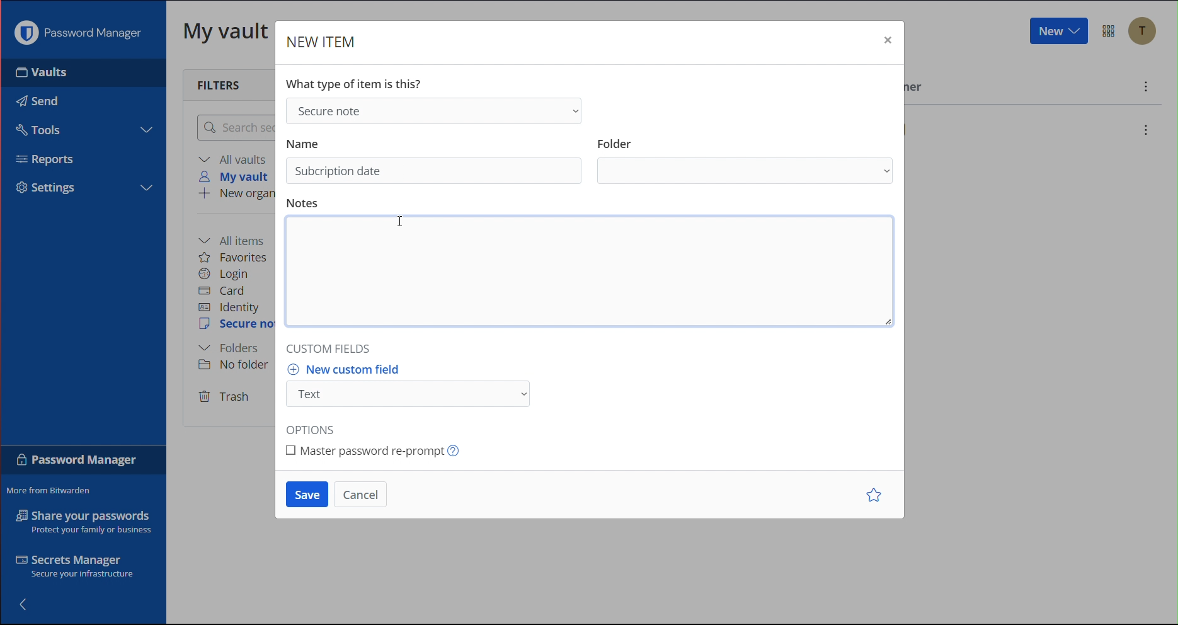 The height and width of the screenshot is (625, 1178). What do you see at coordinates (234, 257) in the screenshot?
I see `Favorites` at bounding box center [234, 257].